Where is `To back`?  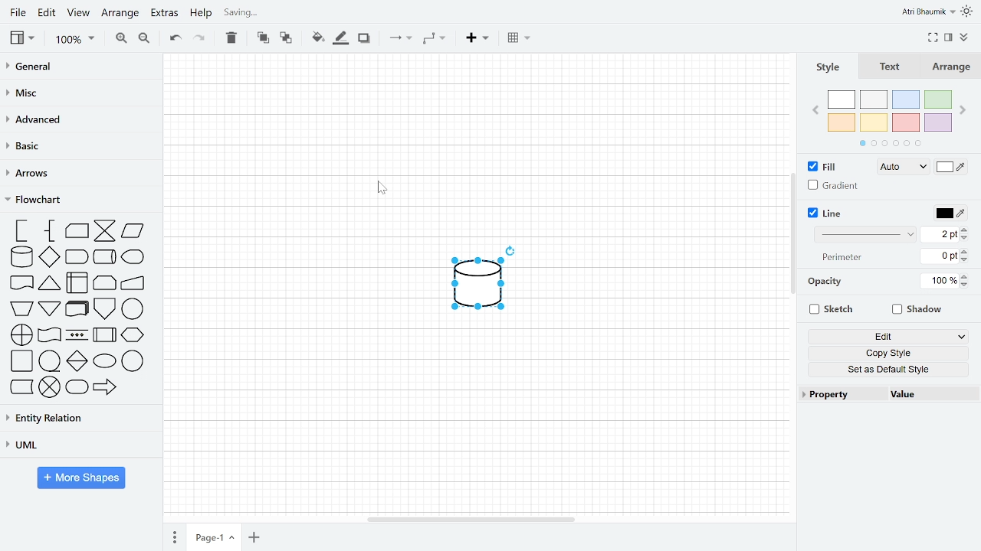 To back is located at coordinates (287, 39).